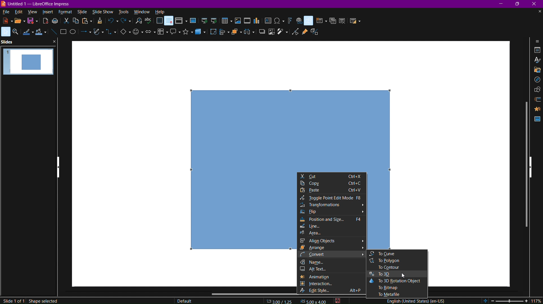 The height and width of the screenshot is (304, 543). I want to click on To Polygon, so click(397, 260).